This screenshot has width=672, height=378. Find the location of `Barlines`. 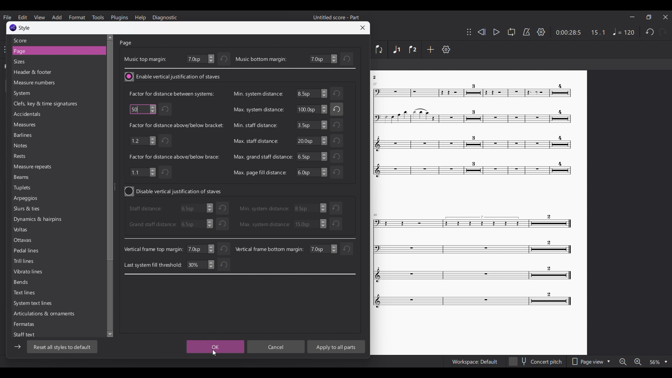

Barlines is located at coordinates (34, 135).